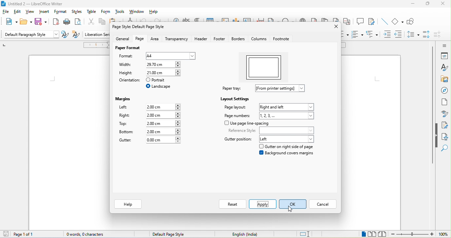 This screenshot has width=451, height=238. Describe the element at coordinates (64, 35) in the screenshot. I see `update selected style` at that location.